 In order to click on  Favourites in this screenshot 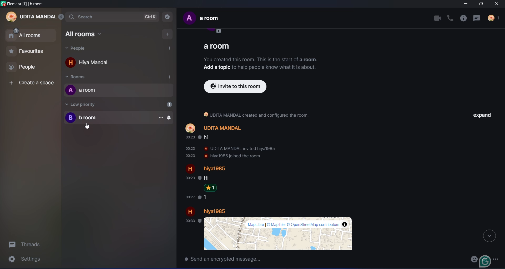, I will do `click(26, 53)`.